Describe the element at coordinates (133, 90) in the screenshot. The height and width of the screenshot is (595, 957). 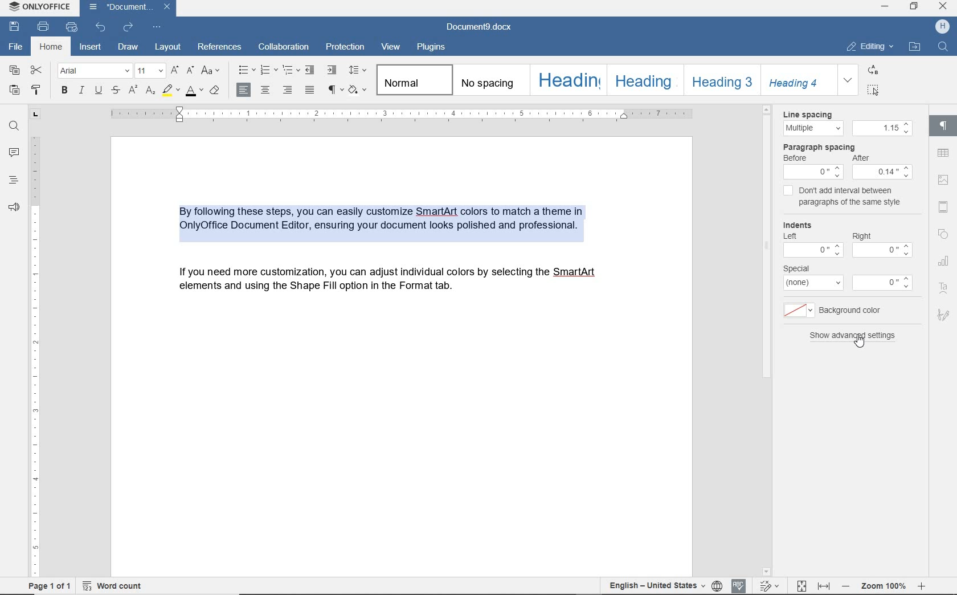
I see `superscript` at that location.